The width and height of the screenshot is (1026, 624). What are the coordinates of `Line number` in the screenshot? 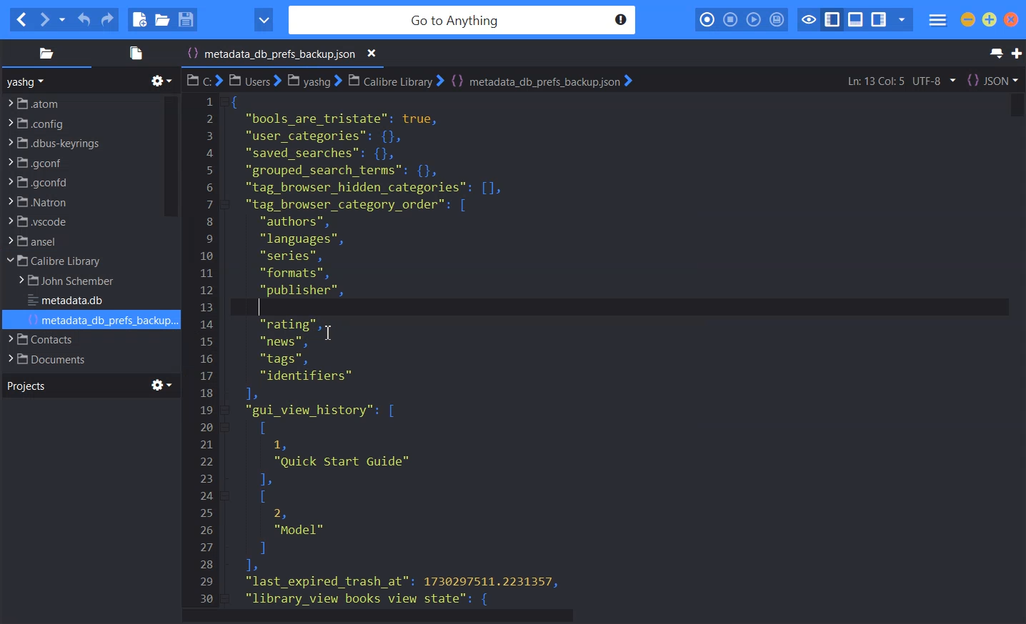 It's located at (207, 349).